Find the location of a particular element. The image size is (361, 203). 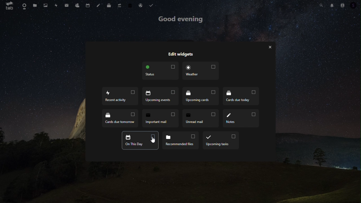

Upcoming tasks is located at coordinates (221, 140).